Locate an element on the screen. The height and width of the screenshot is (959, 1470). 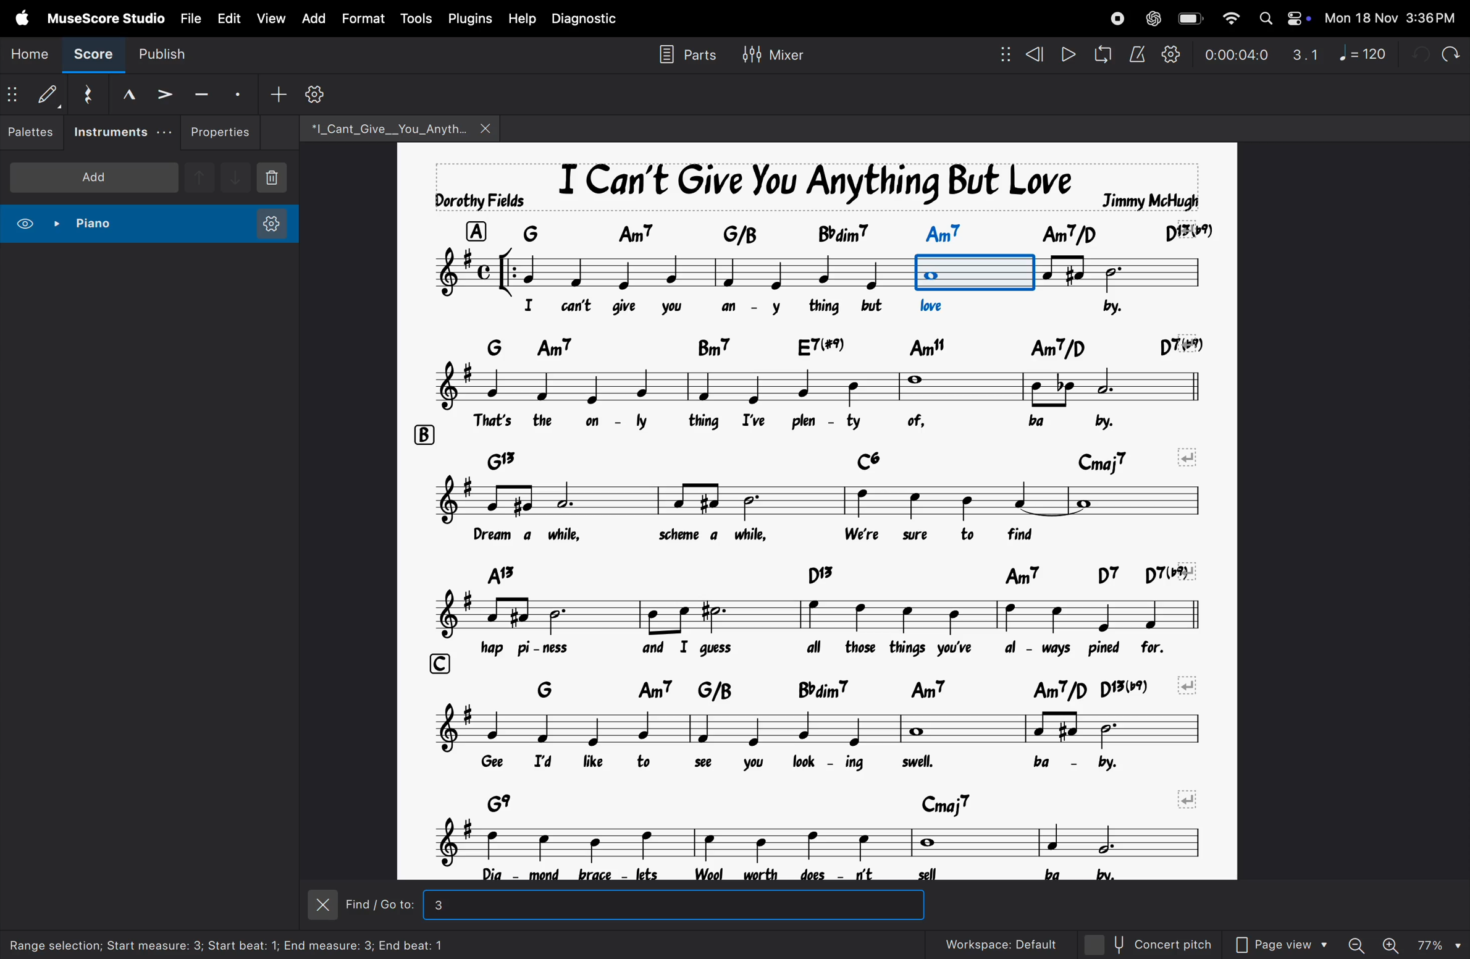
page view is located at coordinates (1280, 944).